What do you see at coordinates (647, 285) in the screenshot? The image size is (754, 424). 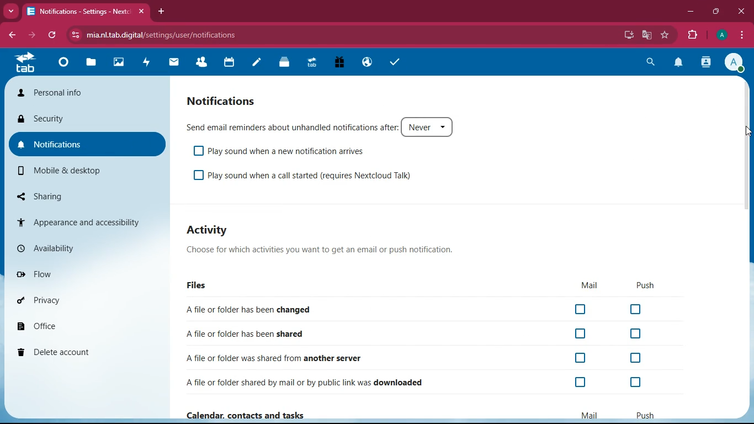 I see `push` at bounding box center [647, 285].